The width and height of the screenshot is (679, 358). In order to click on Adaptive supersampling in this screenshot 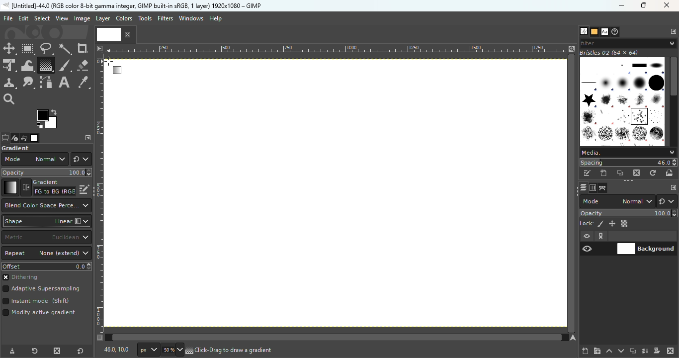, I will do `click(42, 290)`.